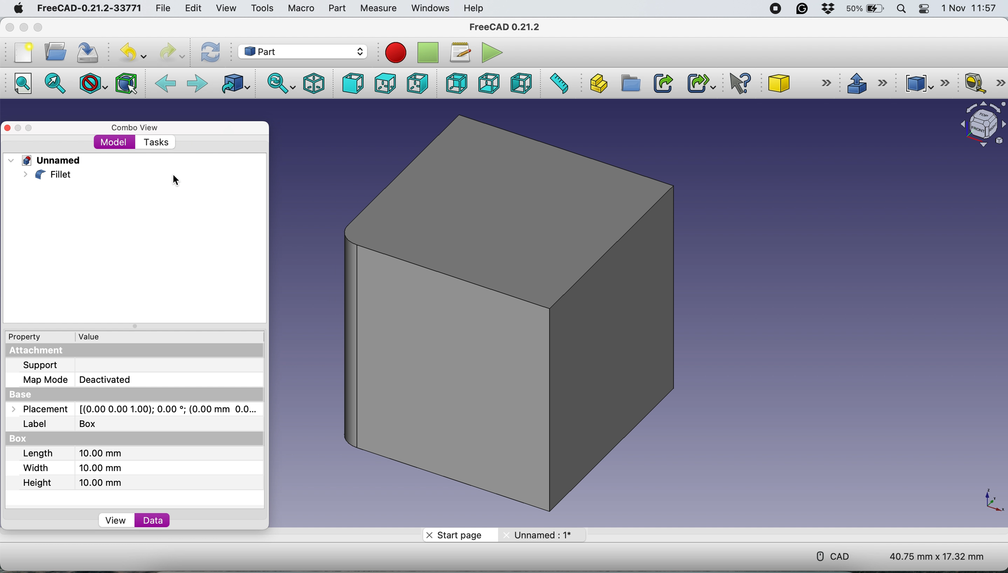 The height and width of the screenshot is (573, 1008). I want to click on edit, so click(192, 9).